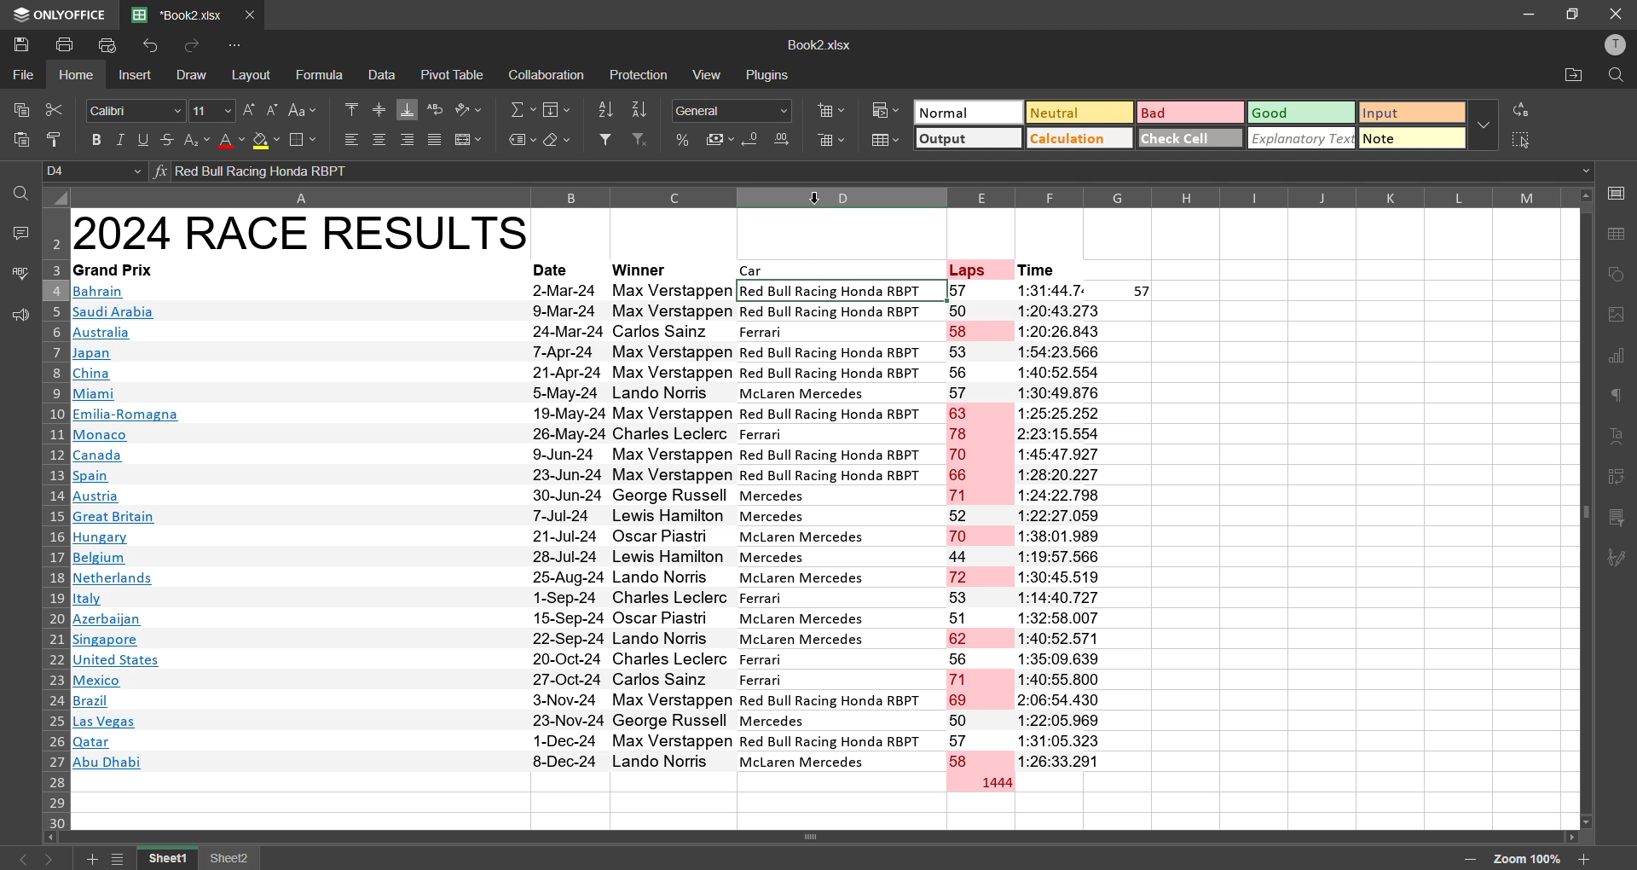 The width and height of the screenshot is (1637, 870). What do you see at coordinates (1075, 137) in the screenshot?
I see `calculation` at bounding box center [1075, 137].